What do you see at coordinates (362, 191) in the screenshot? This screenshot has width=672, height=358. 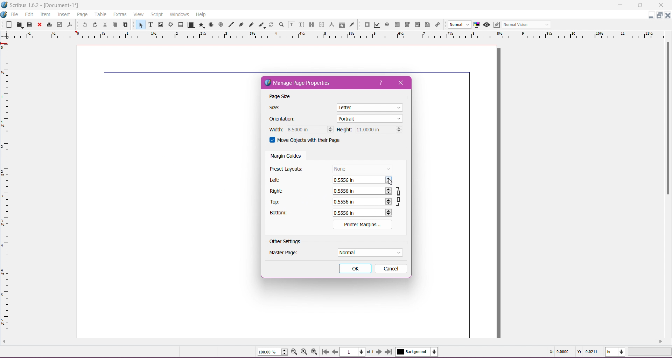 I see `Set right margin` at bounding box center [362, 191].